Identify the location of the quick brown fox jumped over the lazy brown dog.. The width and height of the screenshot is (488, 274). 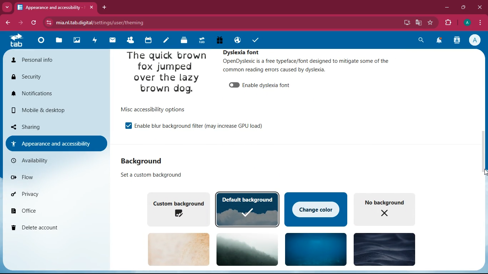
(167, 74).